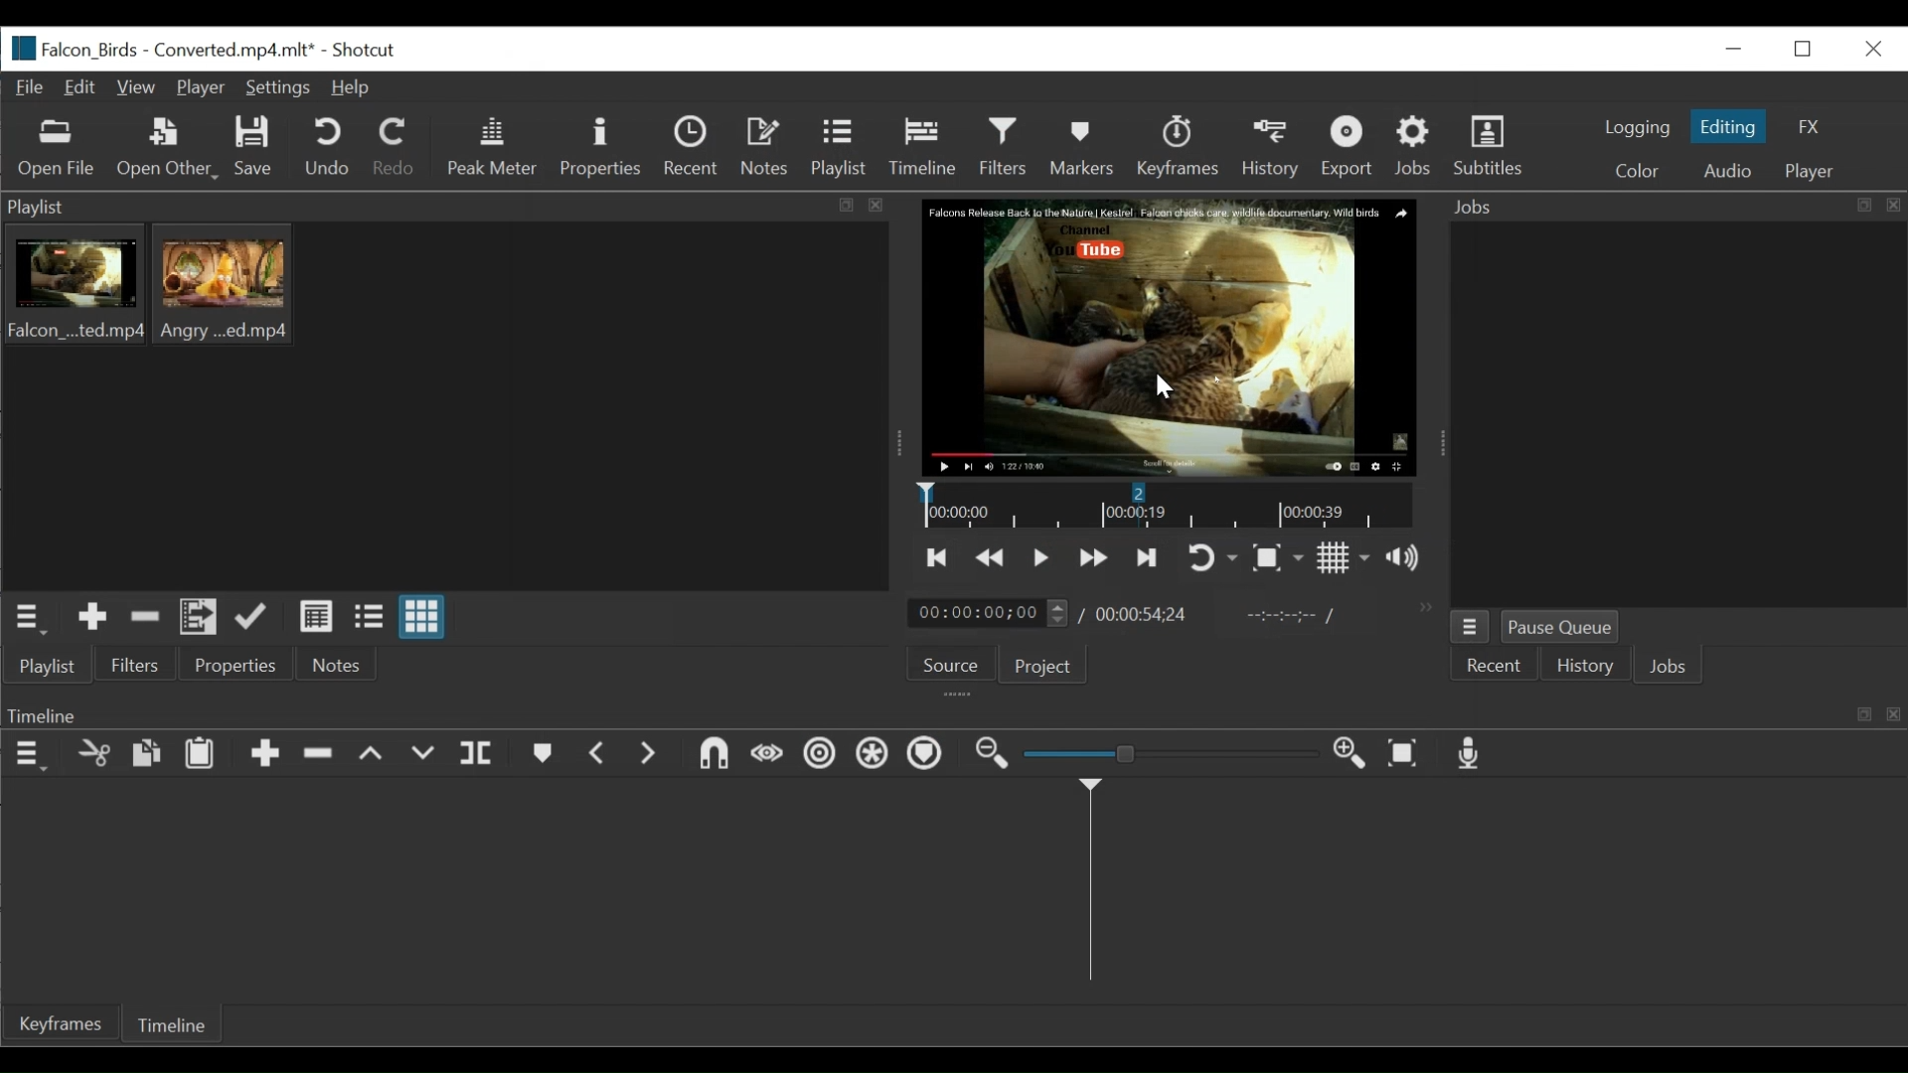 The height and width of the screenshot is (1073, 1908). What do you see at coordinates (993, 559) in the screenshot?
I see `Play quickly backward` at bounding box center [993, 559].